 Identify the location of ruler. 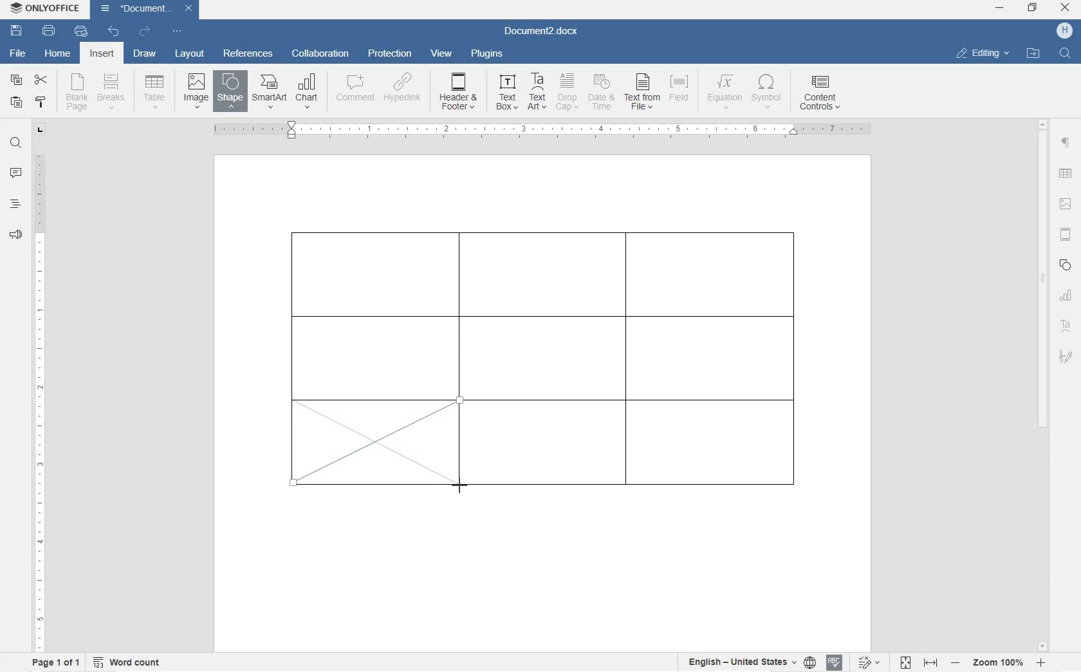
(39, 398).